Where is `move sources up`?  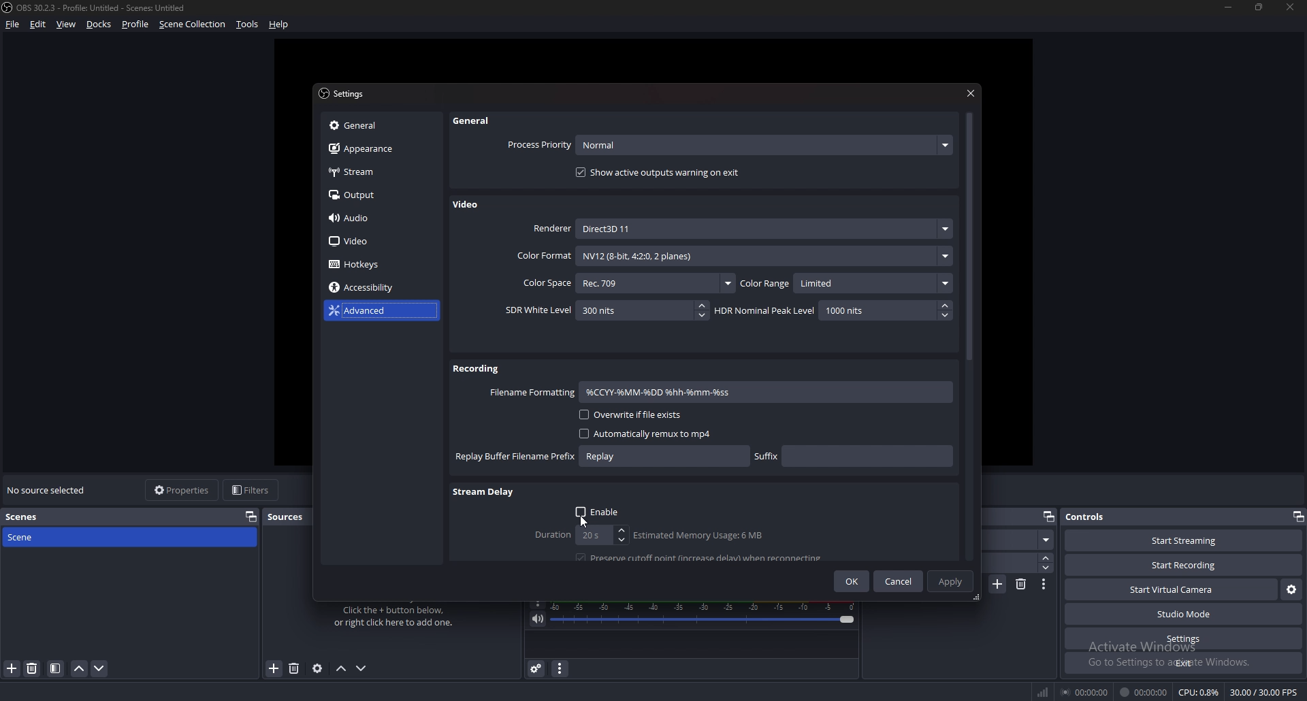
move sources up is located at coordinates (342, 670).